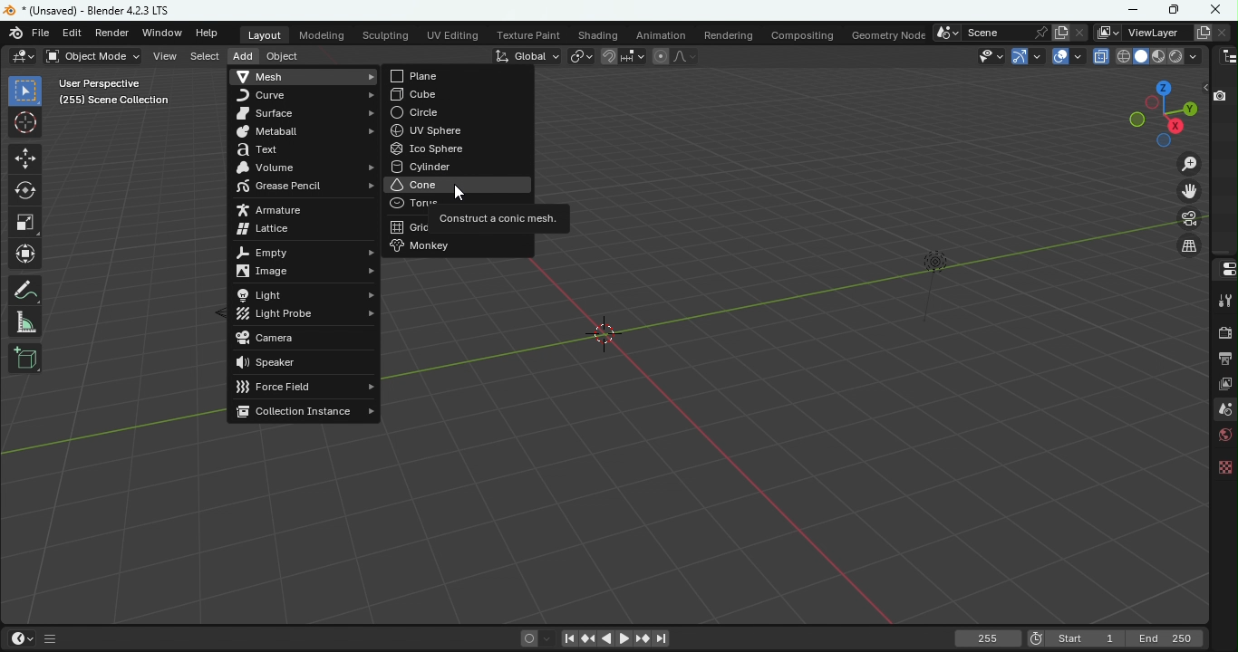 The width and height of the screenshot is (1238, 652). I want to click on use preview range, so click(1037, 640).